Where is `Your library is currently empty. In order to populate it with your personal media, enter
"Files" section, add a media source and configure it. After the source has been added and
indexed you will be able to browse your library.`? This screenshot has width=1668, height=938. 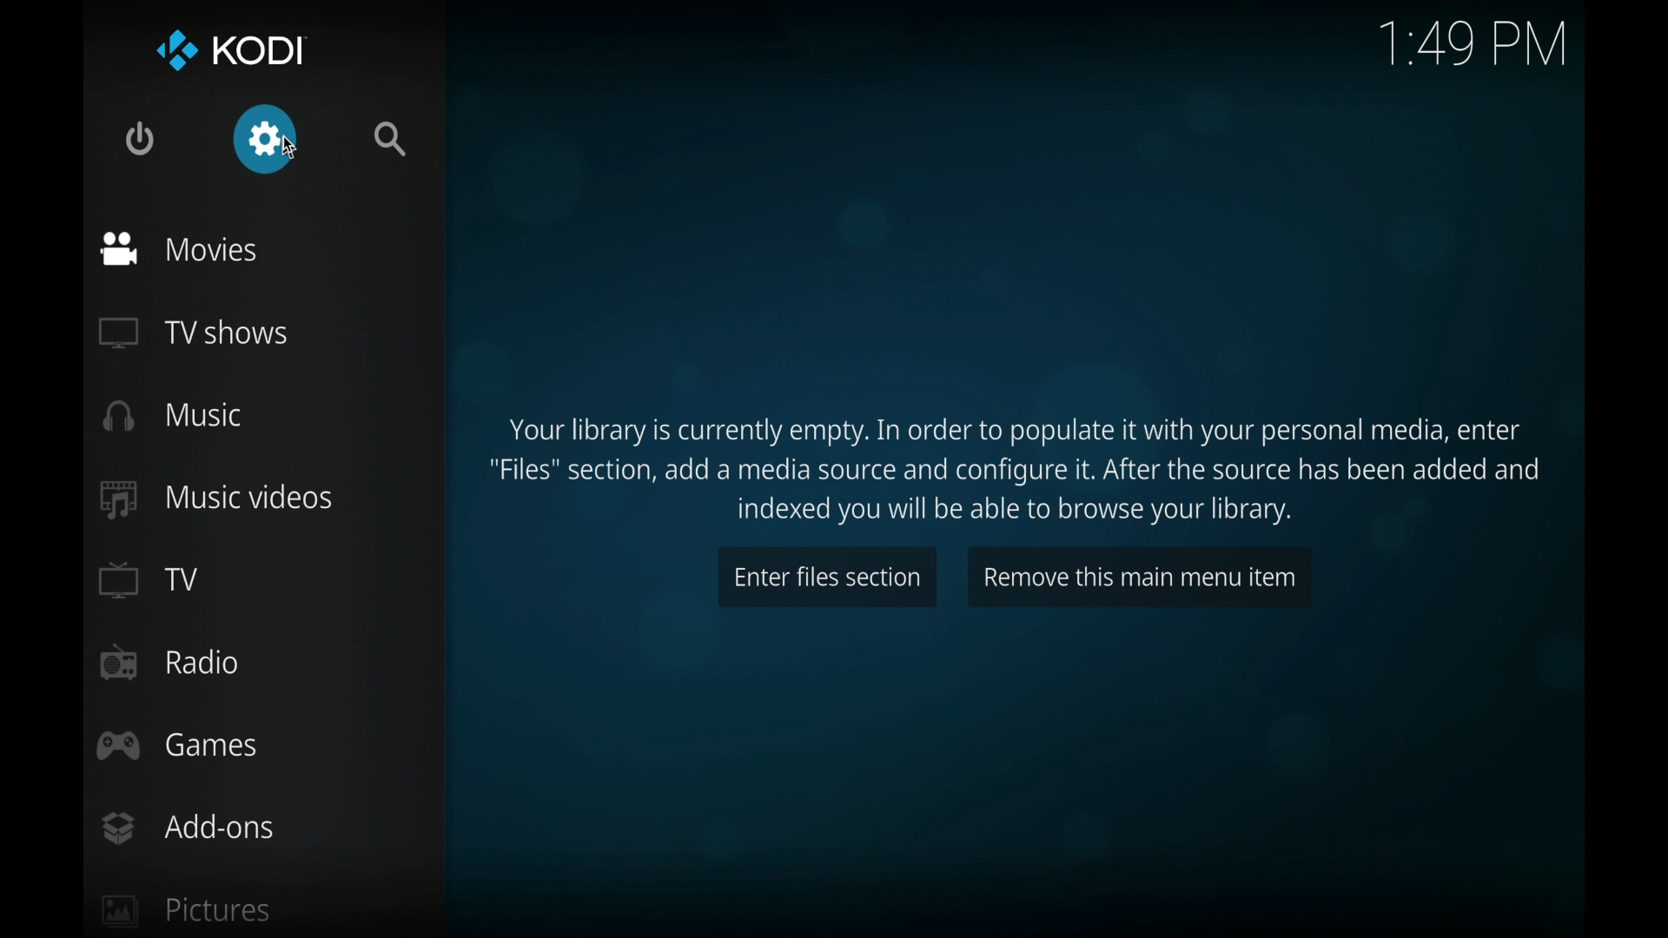
Your library is currently empty. In order to populate it with your personal media, enter
"Files" section, add a media source and configure it. After the source has been added and
indexed you will be able to browse your library. is located at coordinates (1022, 471).